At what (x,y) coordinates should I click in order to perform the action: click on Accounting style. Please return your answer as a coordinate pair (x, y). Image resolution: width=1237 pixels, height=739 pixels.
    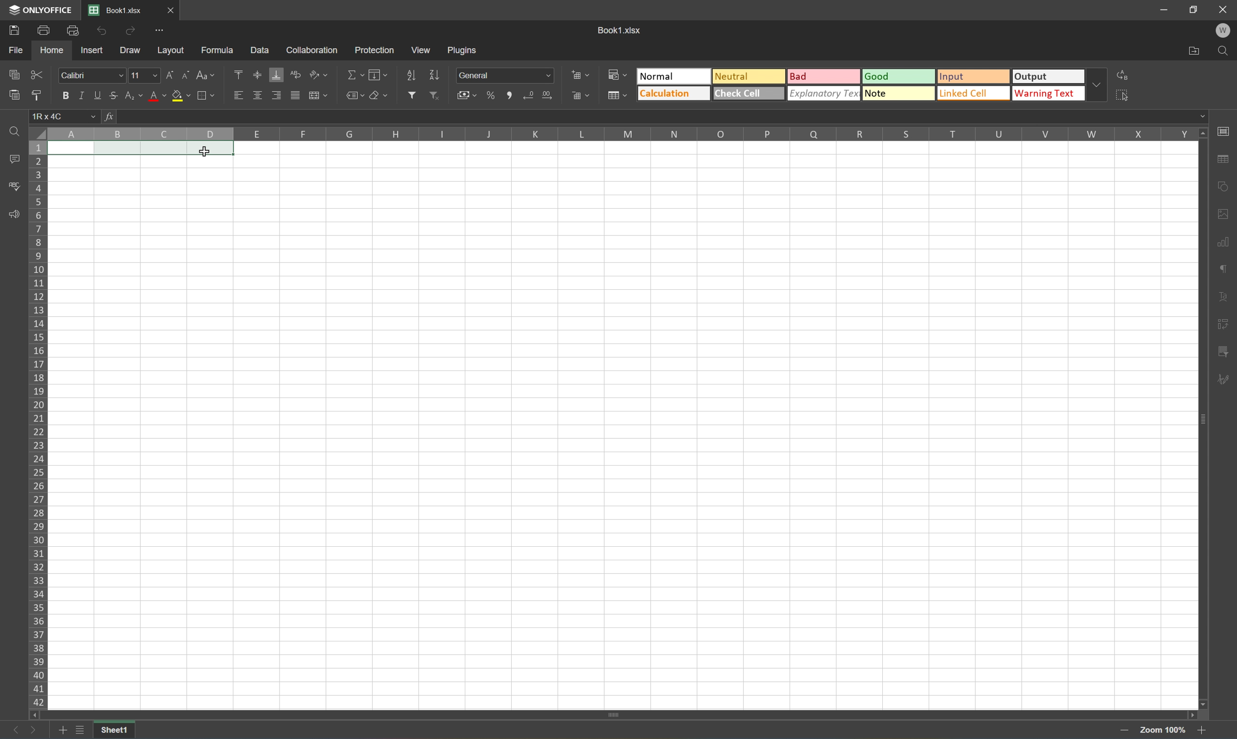
    Looking at the image, I should click on (469, 95).